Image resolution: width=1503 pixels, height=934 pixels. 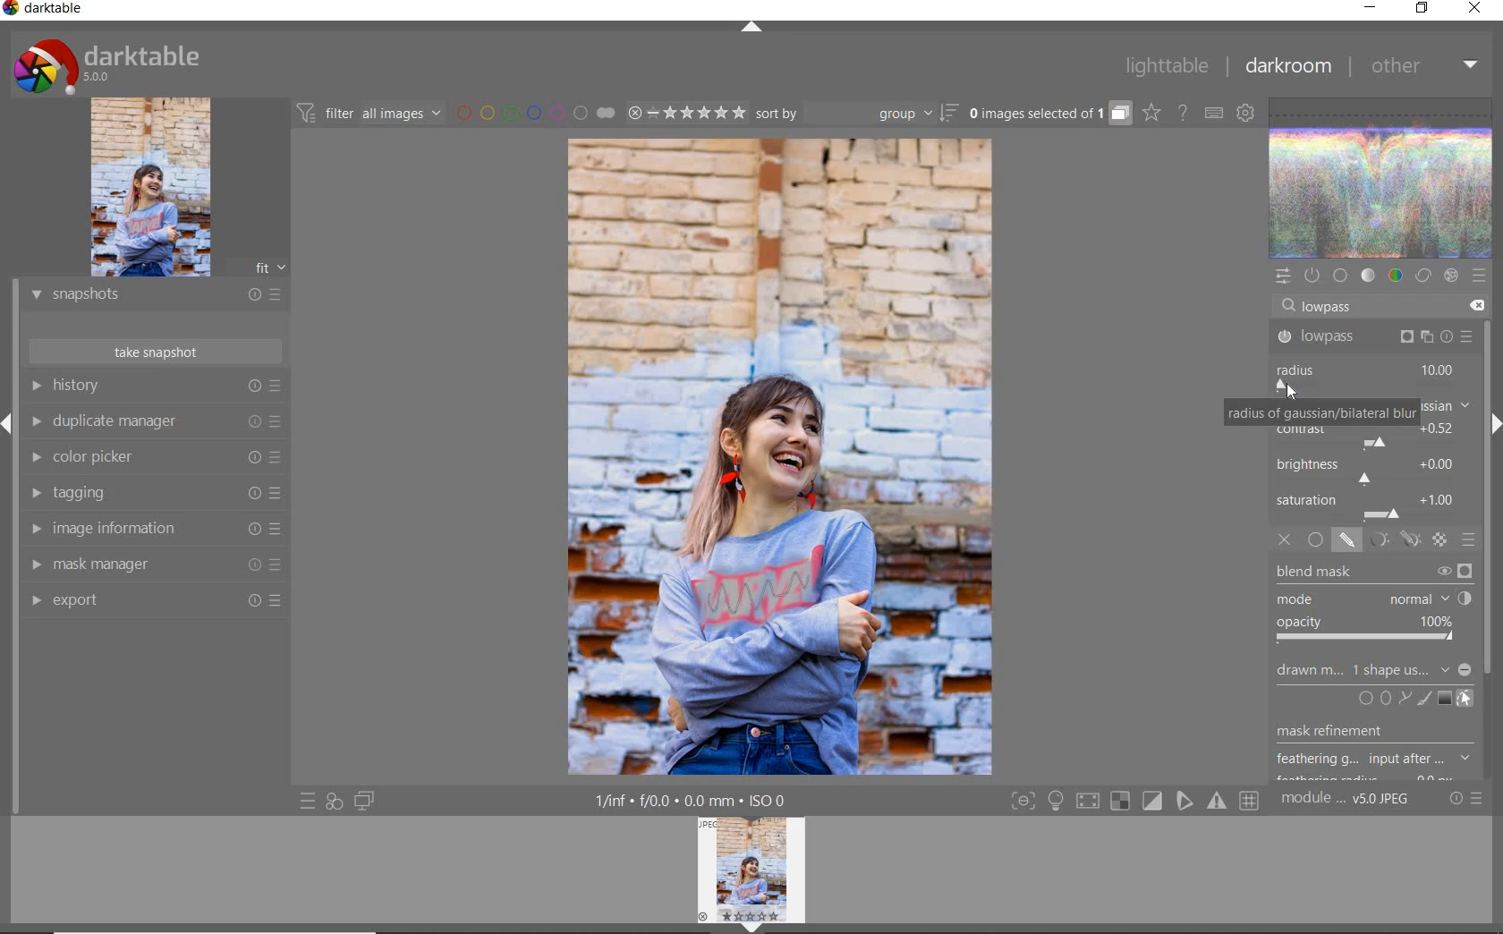 What do you see at coordinates (1287, 541) in the screenshot?
I see `off` at bounding box center [1287, 541].